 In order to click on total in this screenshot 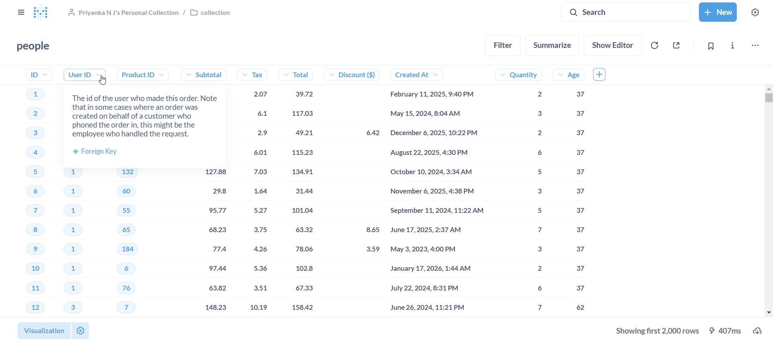, I will do `click(303, 192)`.